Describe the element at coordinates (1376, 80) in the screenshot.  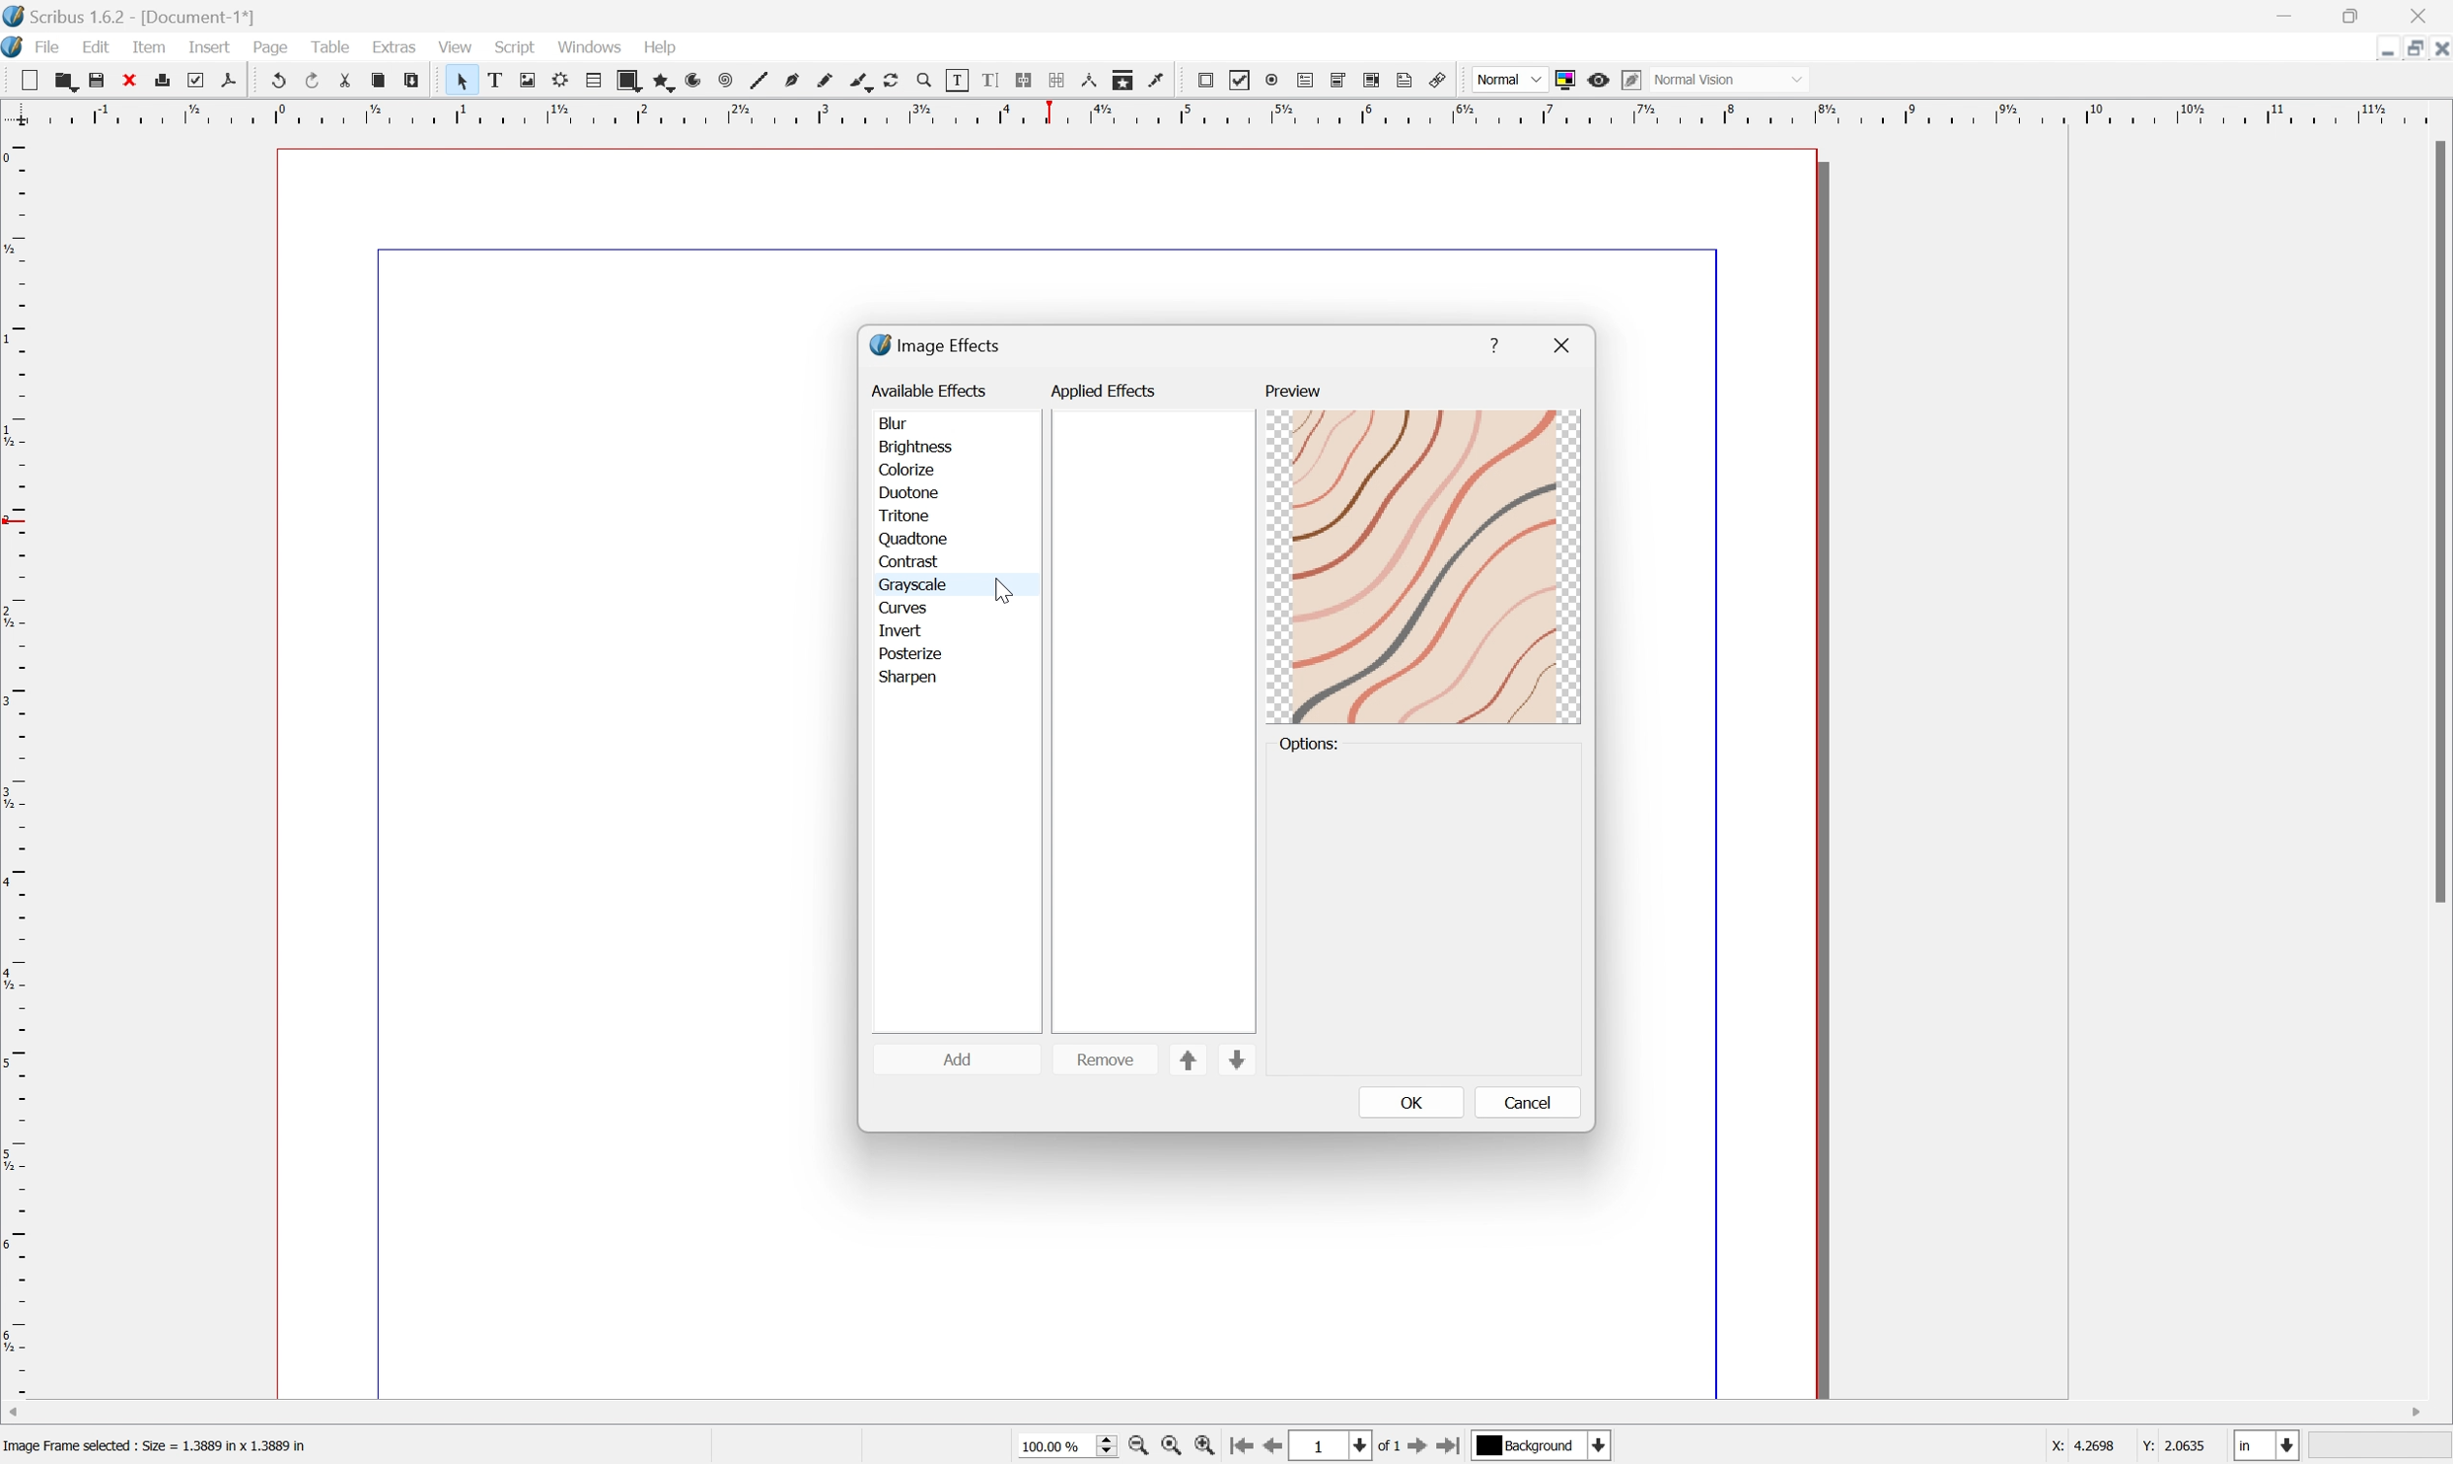
I see `PDF list box` at that location.